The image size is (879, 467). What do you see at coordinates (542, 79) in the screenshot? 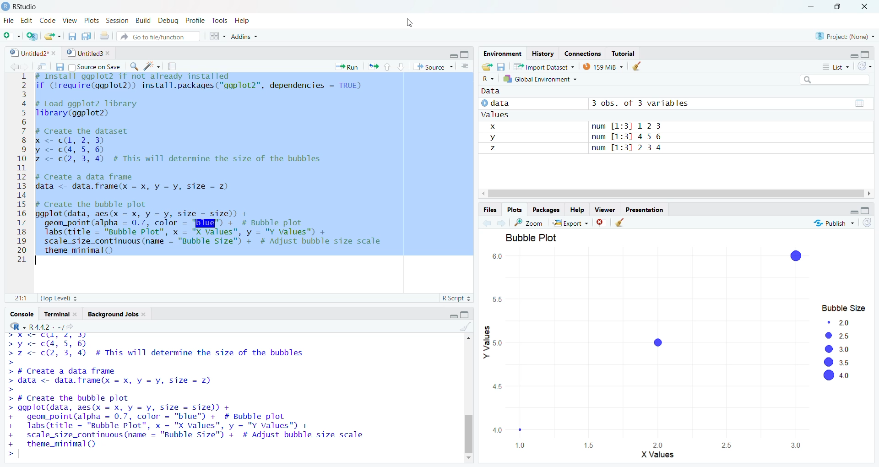
I see `7 Global Environment ~` at bounding box center [542, 79].